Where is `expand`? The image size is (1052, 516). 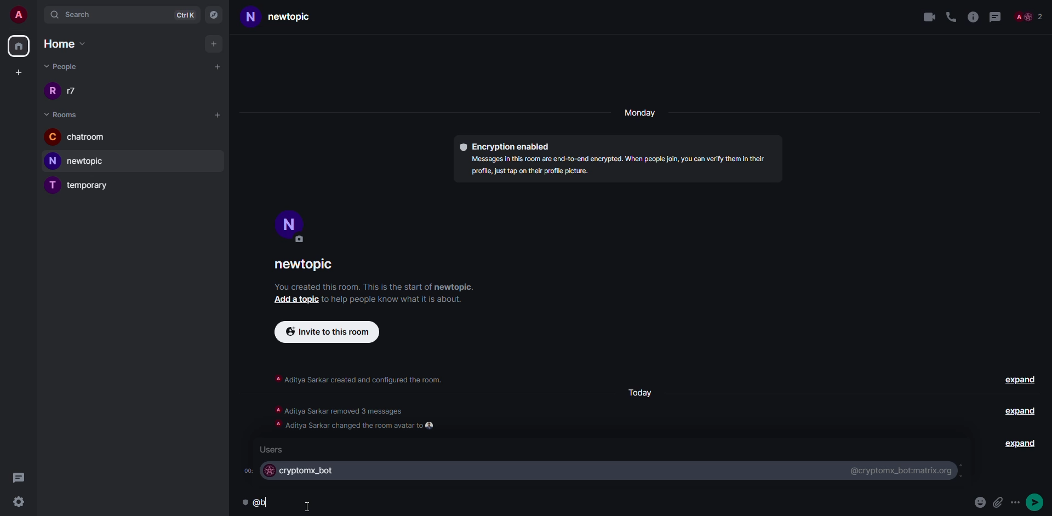
expand is located at coordinates (1014, 444).